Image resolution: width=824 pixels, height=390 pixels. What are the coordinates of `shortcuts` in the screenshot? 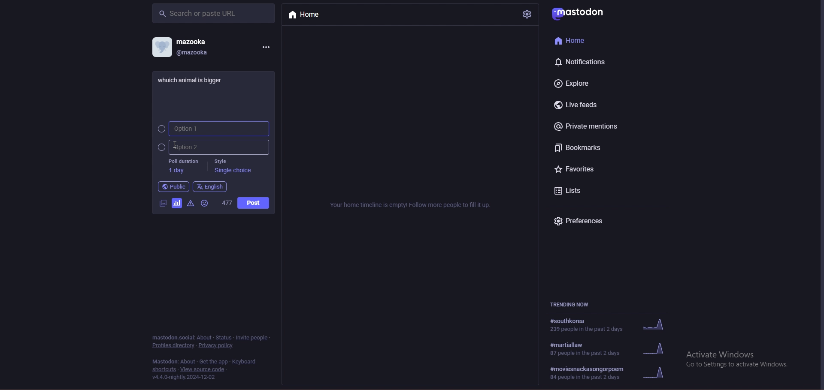 It's located at (164, 369).